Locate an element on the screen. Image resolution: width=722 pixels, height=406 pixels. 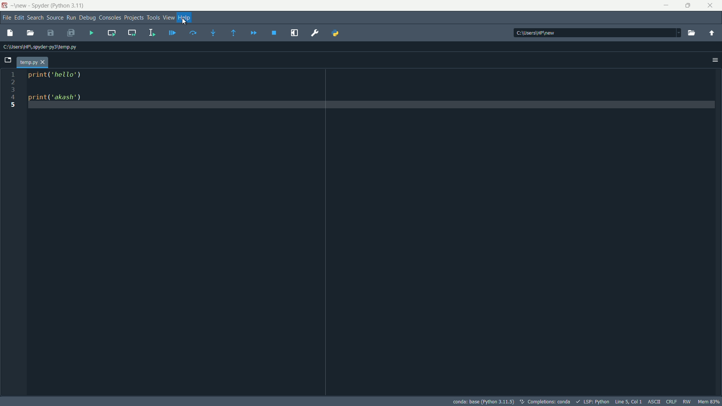
Line 5, Col 1 is located at coordinates (628, 401).